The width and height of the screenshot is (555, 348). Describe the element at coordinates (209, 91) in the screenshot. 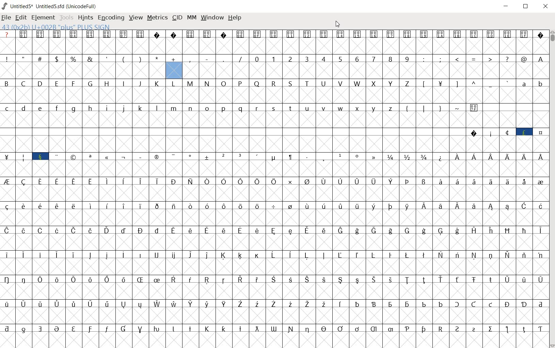

I see `alphabets` at that location.